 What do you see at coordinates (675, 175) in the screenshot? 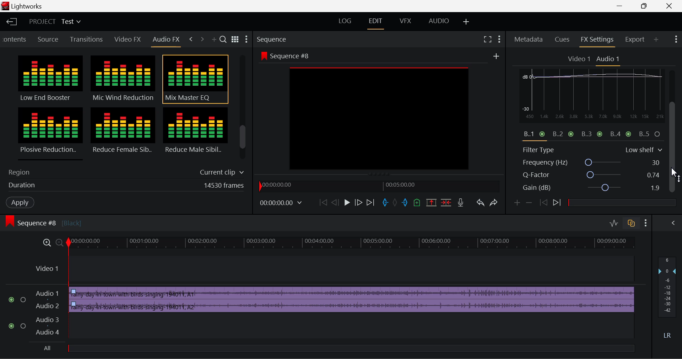
I see `MOUSE_UP Cursor Position` at bounding box center [675, 175].